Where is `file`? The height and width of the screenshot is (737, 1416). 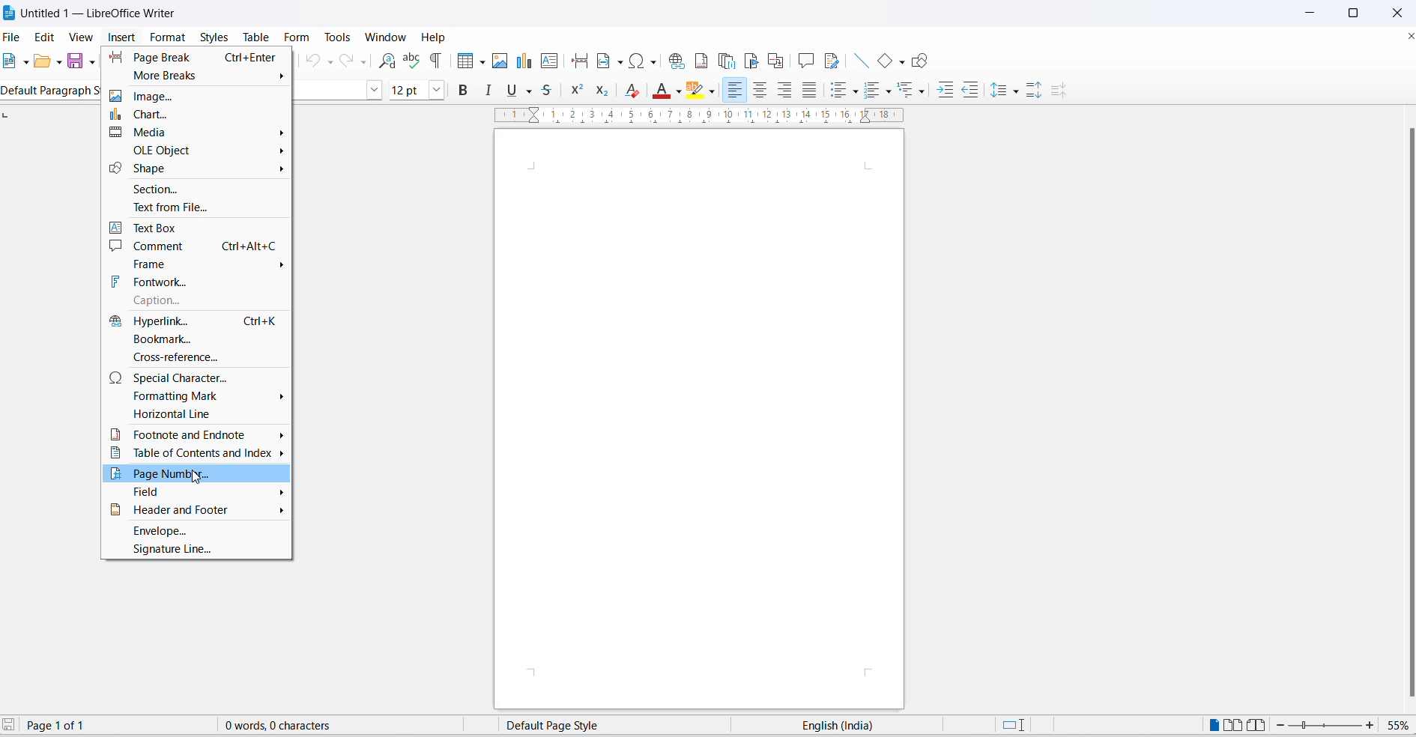 file is located at coordinates (13, 36).